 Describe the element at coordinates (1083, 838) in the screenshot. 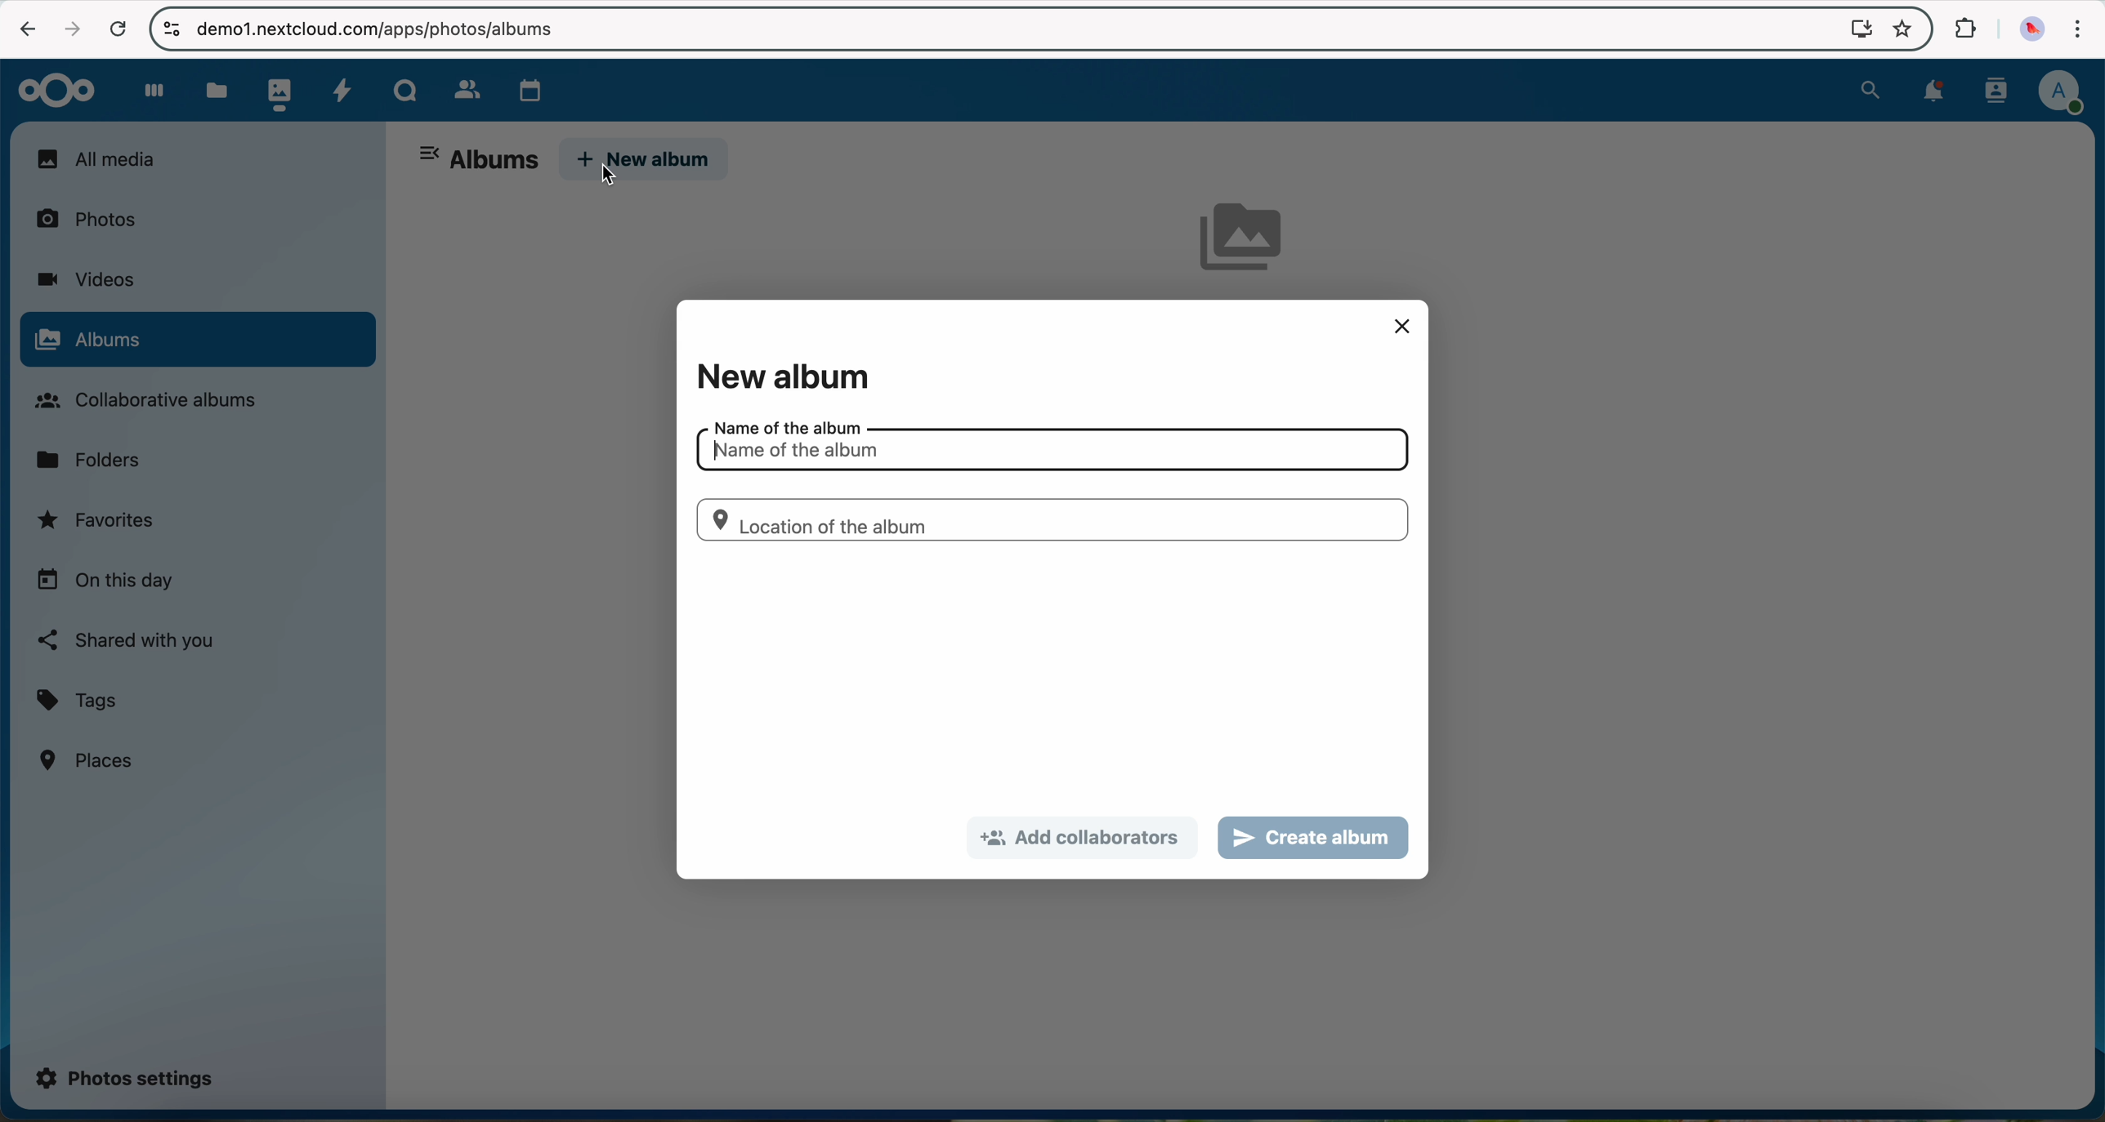

I see `disable add collaborators button` at that location.